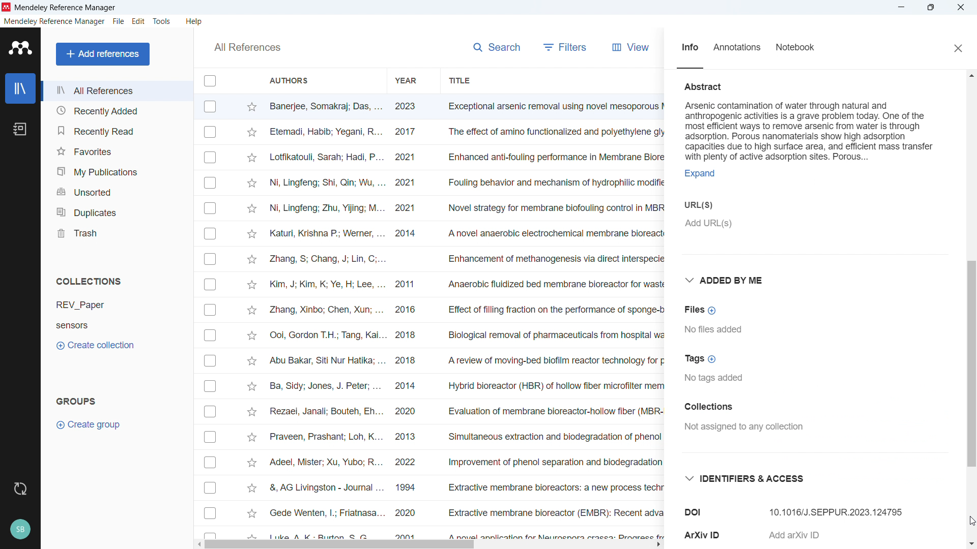  Describe the element at coordinates (139, 21) in the screenshot. I see `Edit ` at that location.